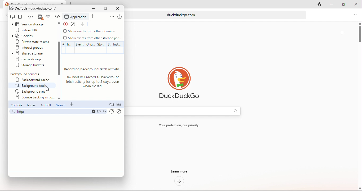 This screenshot has width=362, height=191. Describe the element at coordinates (59, 58) in the screenshot. I see `scroll down` at that location.